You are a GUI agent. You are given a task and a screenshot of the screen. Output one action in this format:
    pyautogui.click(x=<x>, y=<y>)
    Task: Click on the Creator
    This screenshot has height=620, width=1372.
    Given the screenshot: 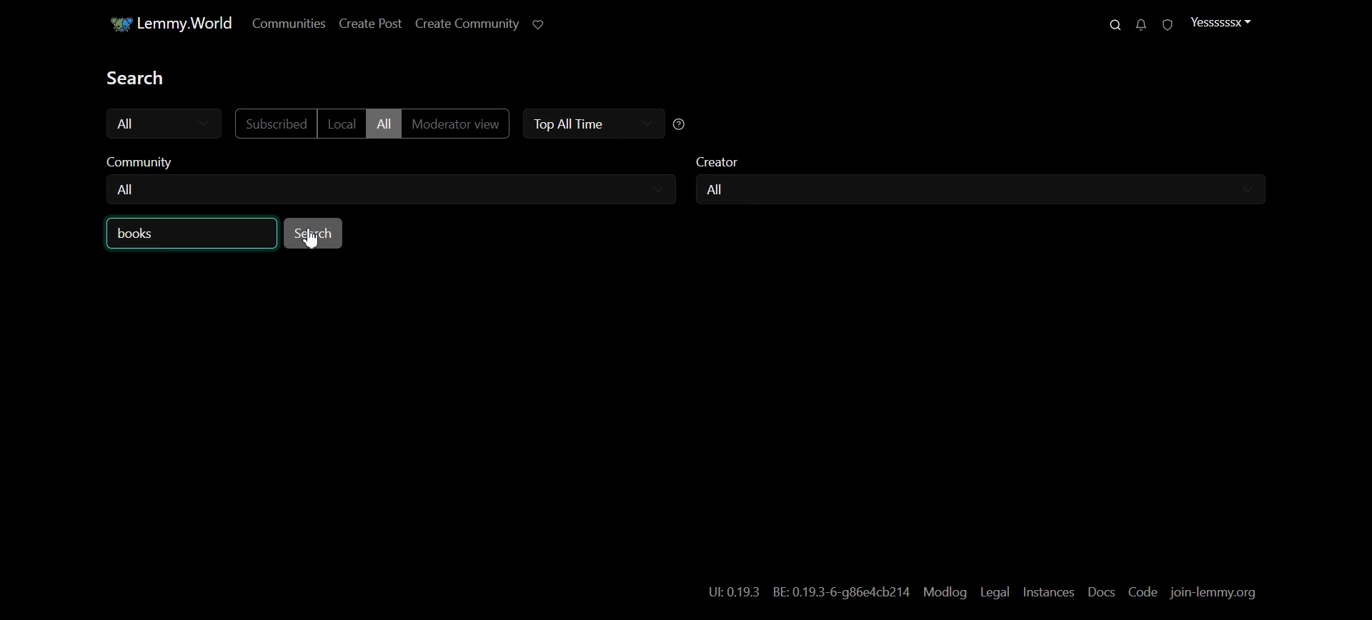 What is the action you would take?
    pyautogui.click(x=983, y=189)
    